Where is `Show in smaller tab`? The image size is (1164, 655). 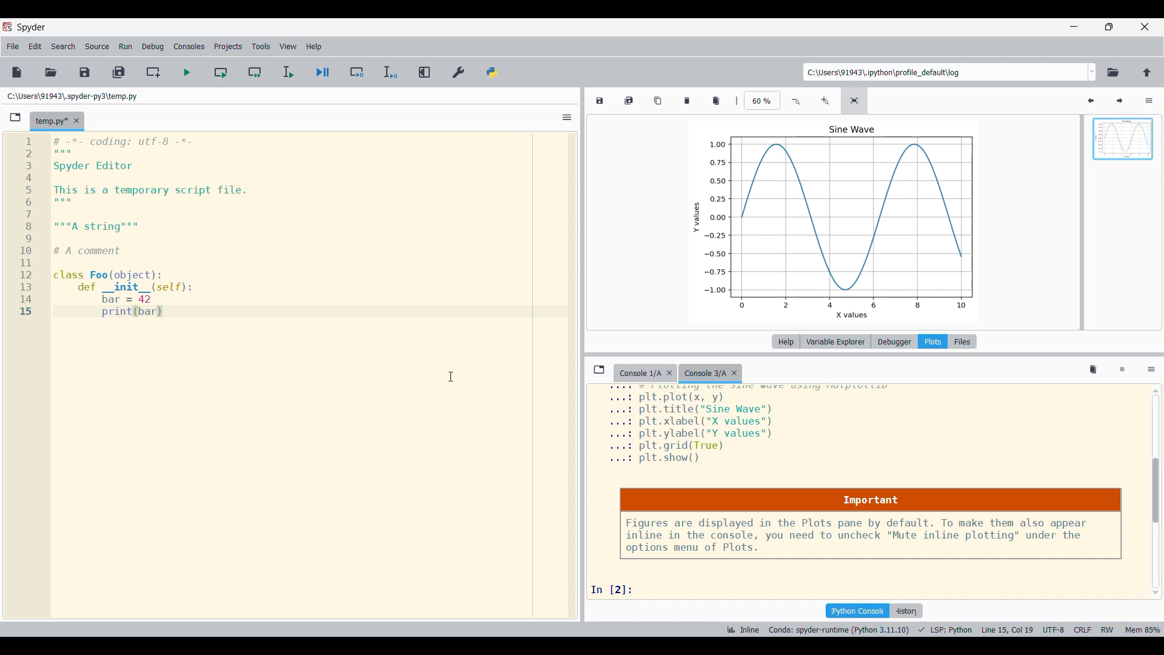
Show in smaller tab is located at coordinates (1109, 27).